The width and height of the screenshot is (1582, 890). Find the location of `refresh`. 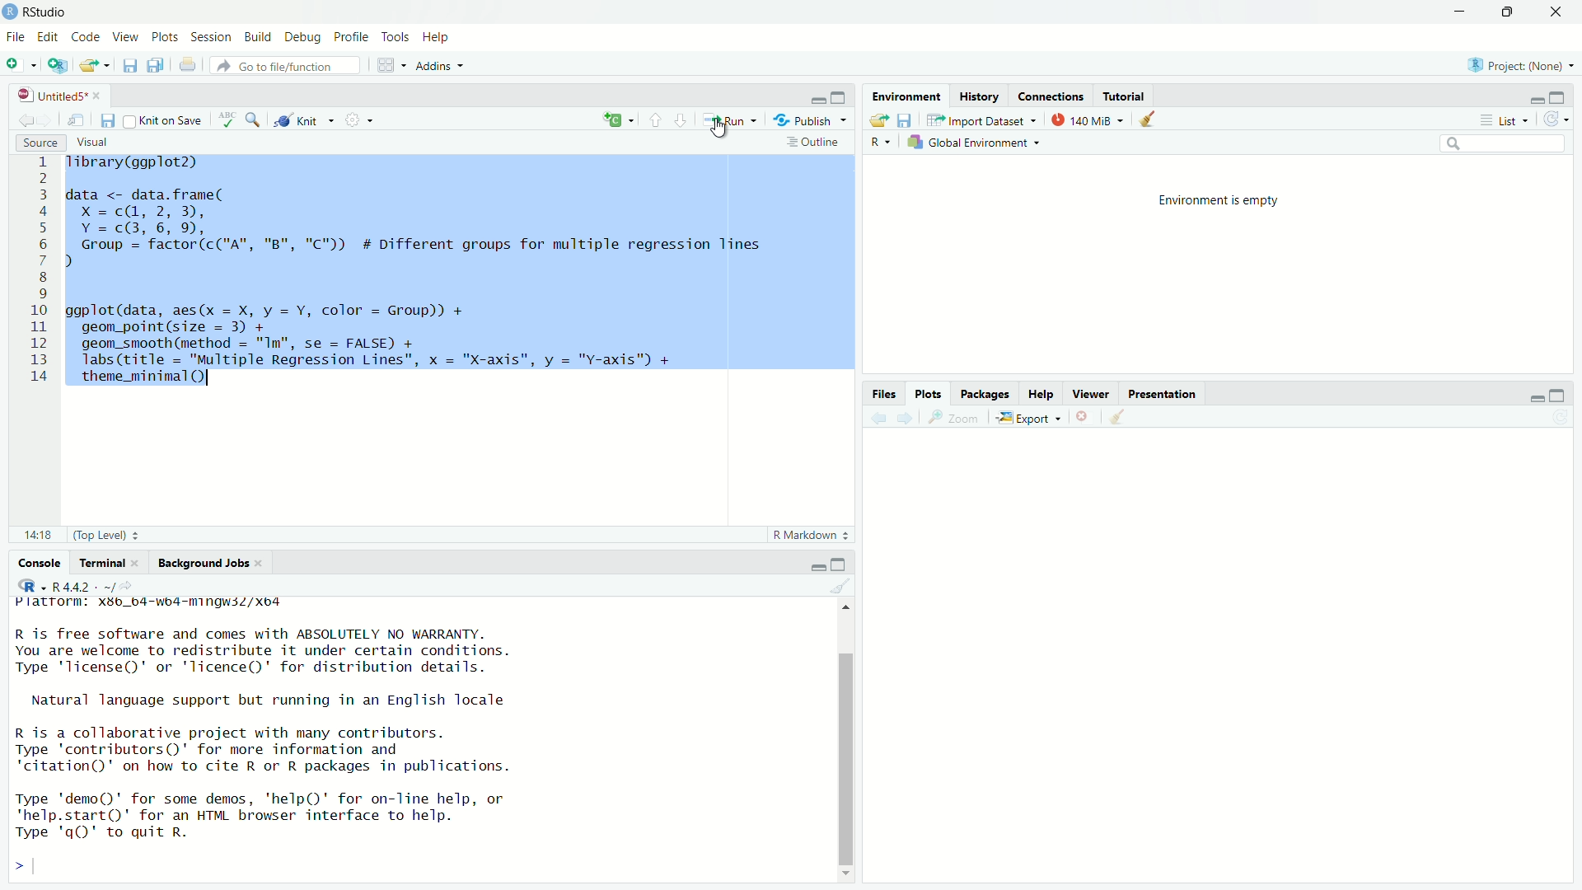

refresh is located at coordinates (1565, 419).